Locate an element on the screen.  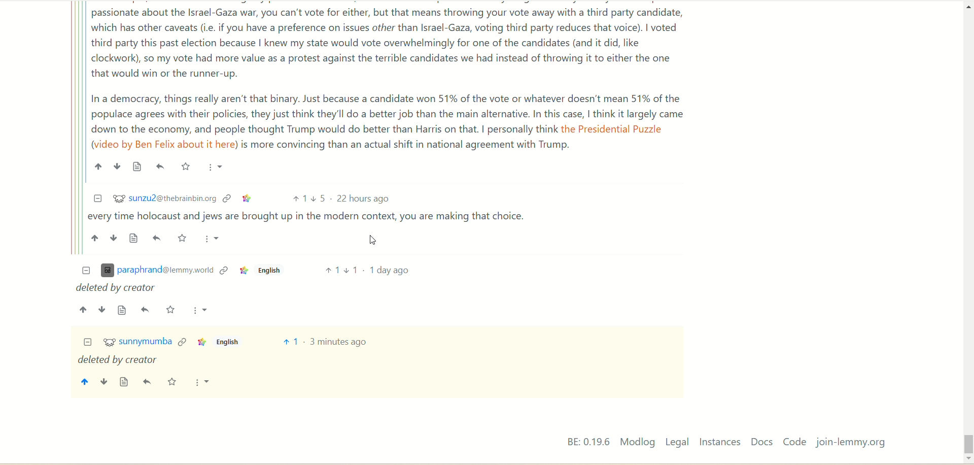
Upvote is located at coordinates (98, 167).